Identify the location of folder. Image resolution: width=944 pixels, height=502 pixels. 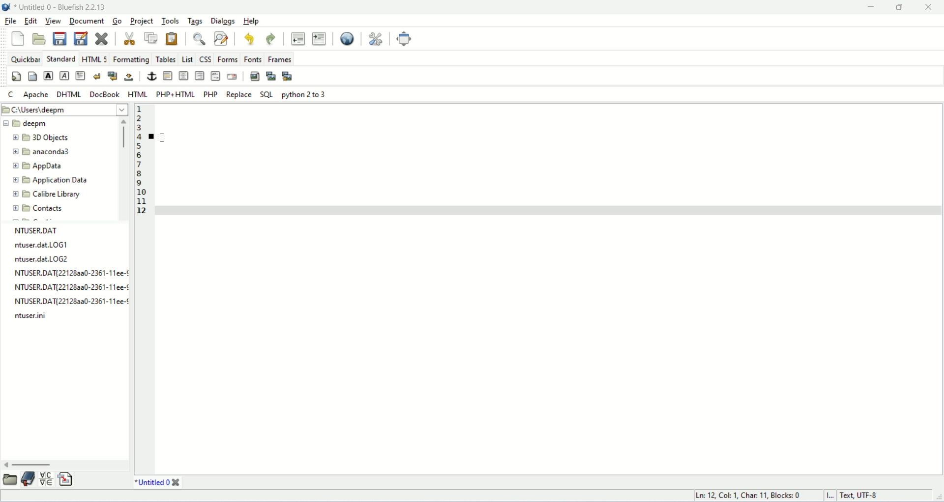
(9, 480).